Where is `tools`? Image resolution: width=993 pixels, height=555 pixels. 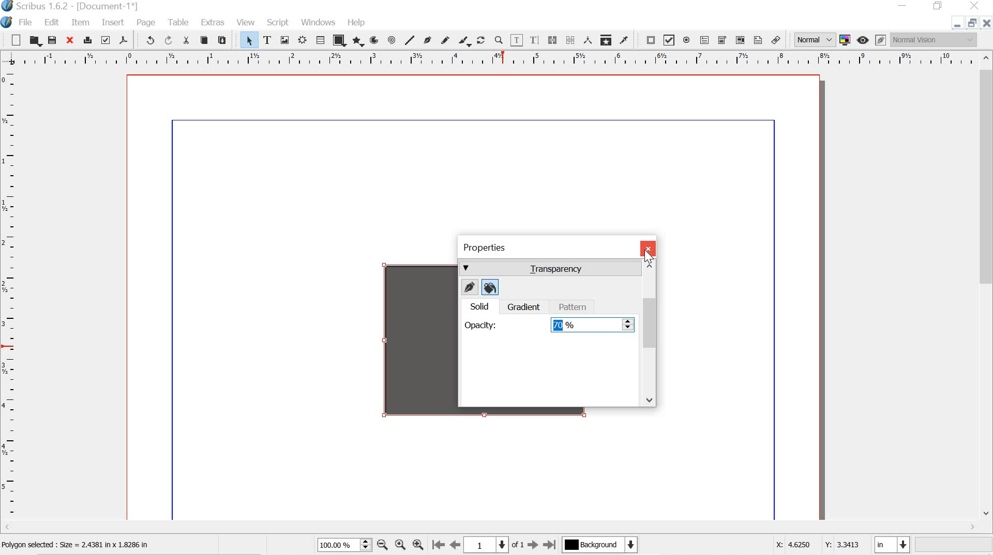 tools is located at coordinates (179, 21).